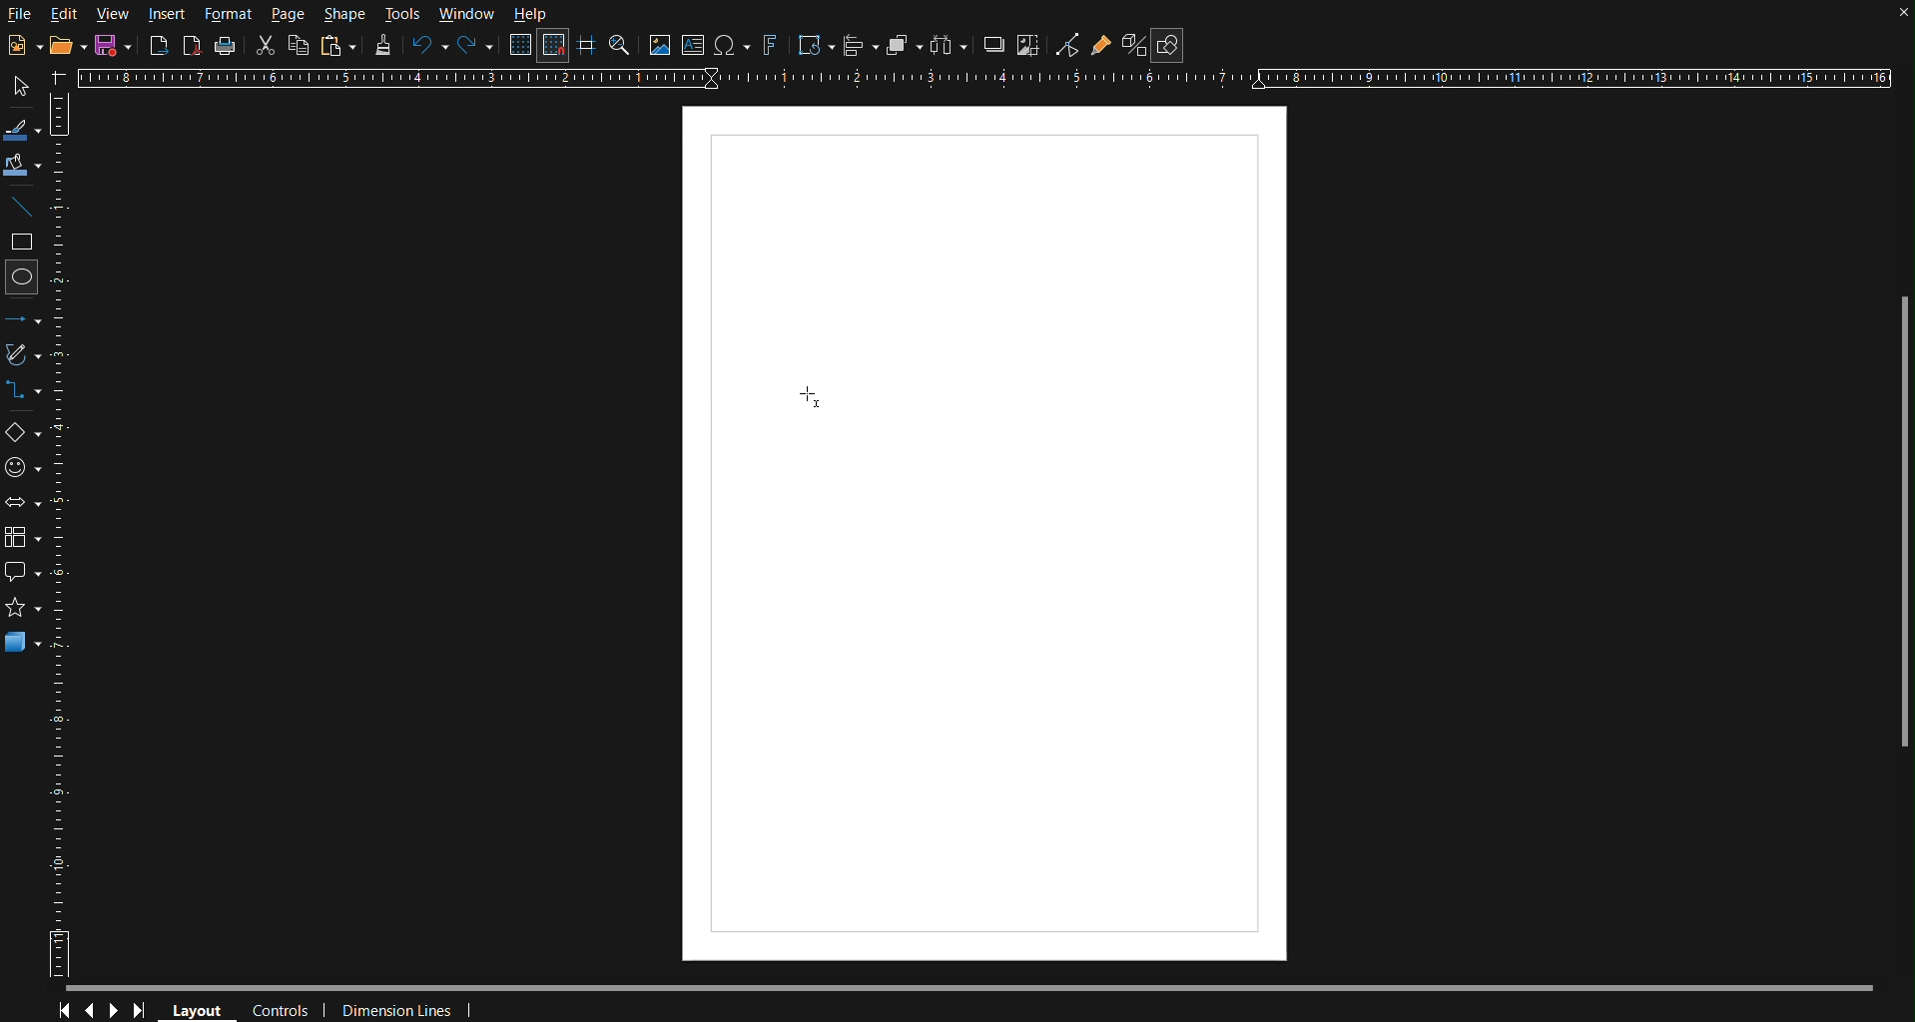  Describe the element at coordinates (291, 14) in the screenshot. I see `Page` at that location.